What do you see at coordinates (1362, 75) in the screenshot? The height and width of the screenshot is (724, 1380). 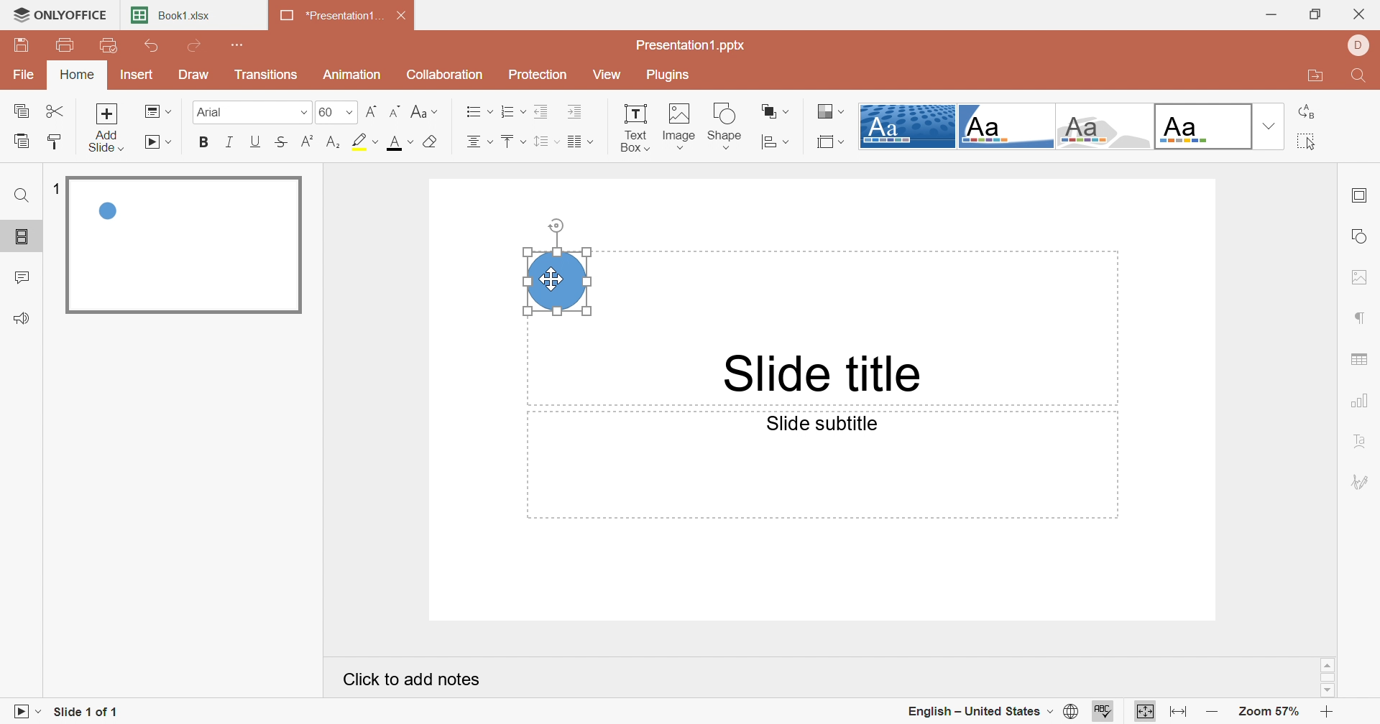 I see `Find` at bounding box center [1362, 75].